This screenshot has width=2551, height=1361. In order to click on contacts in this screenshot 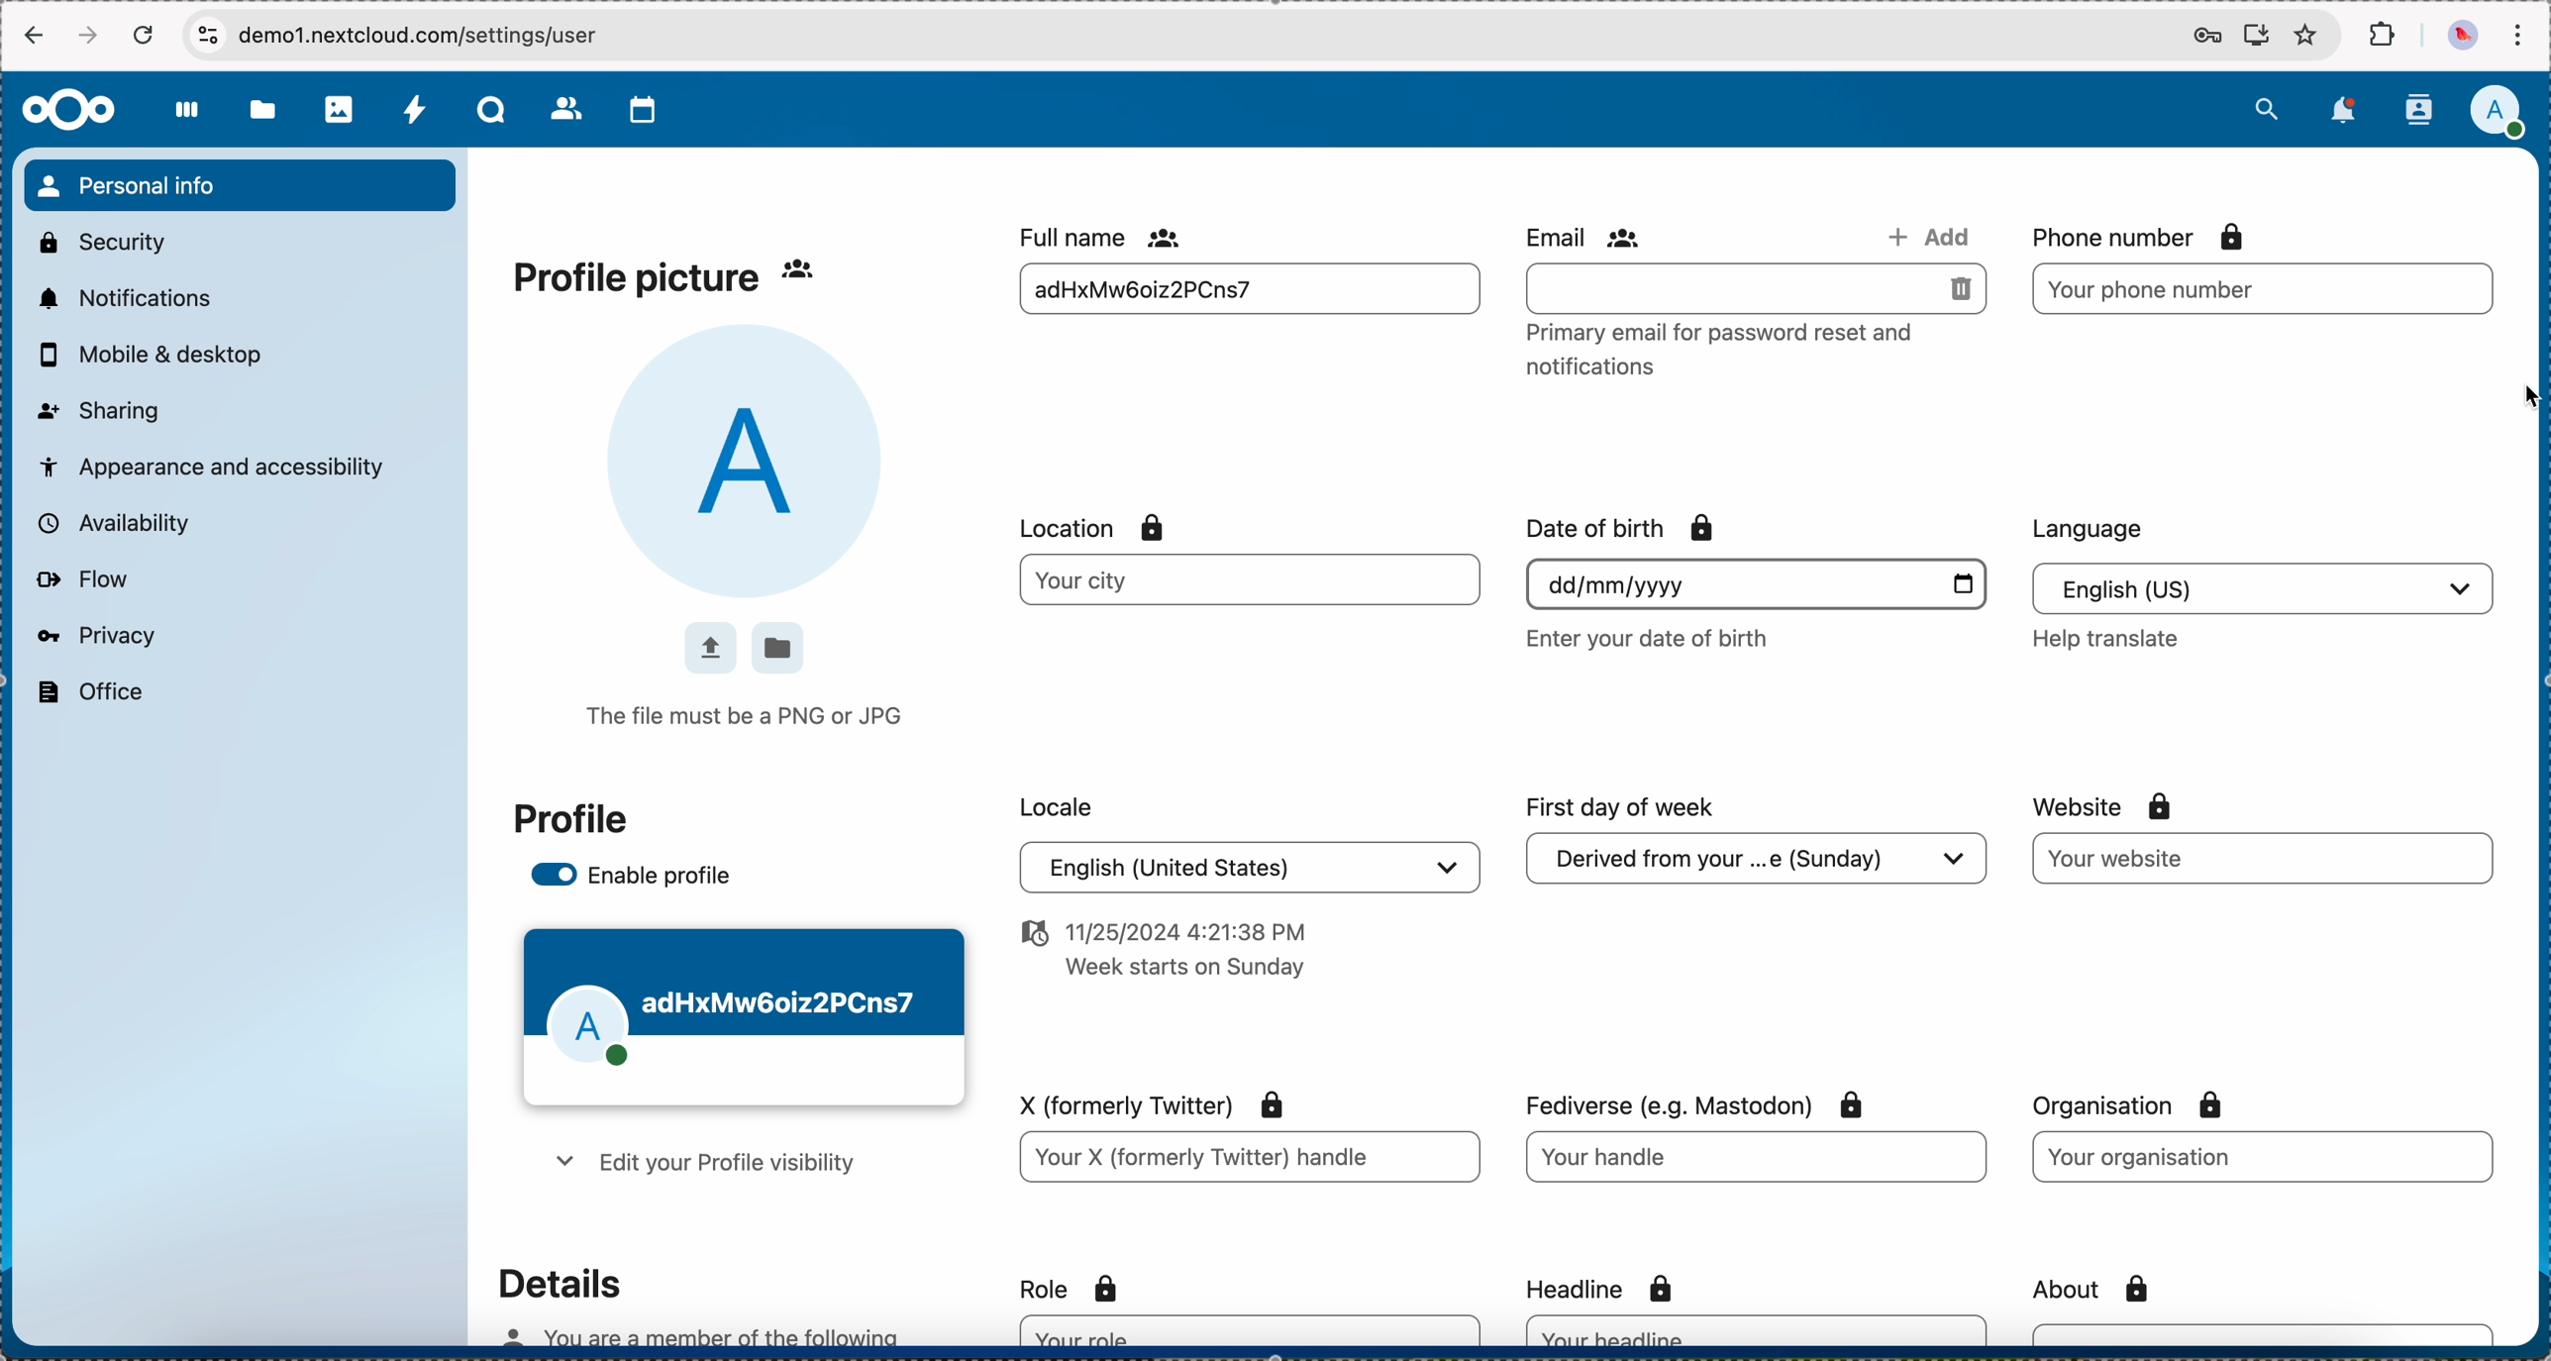, I will do `click(567, 111)`.